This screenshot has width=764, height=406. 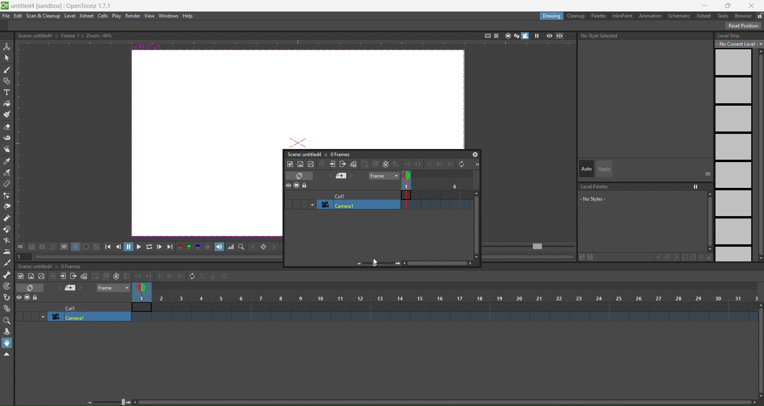 I want to click on column, so click(x=446, y=298).